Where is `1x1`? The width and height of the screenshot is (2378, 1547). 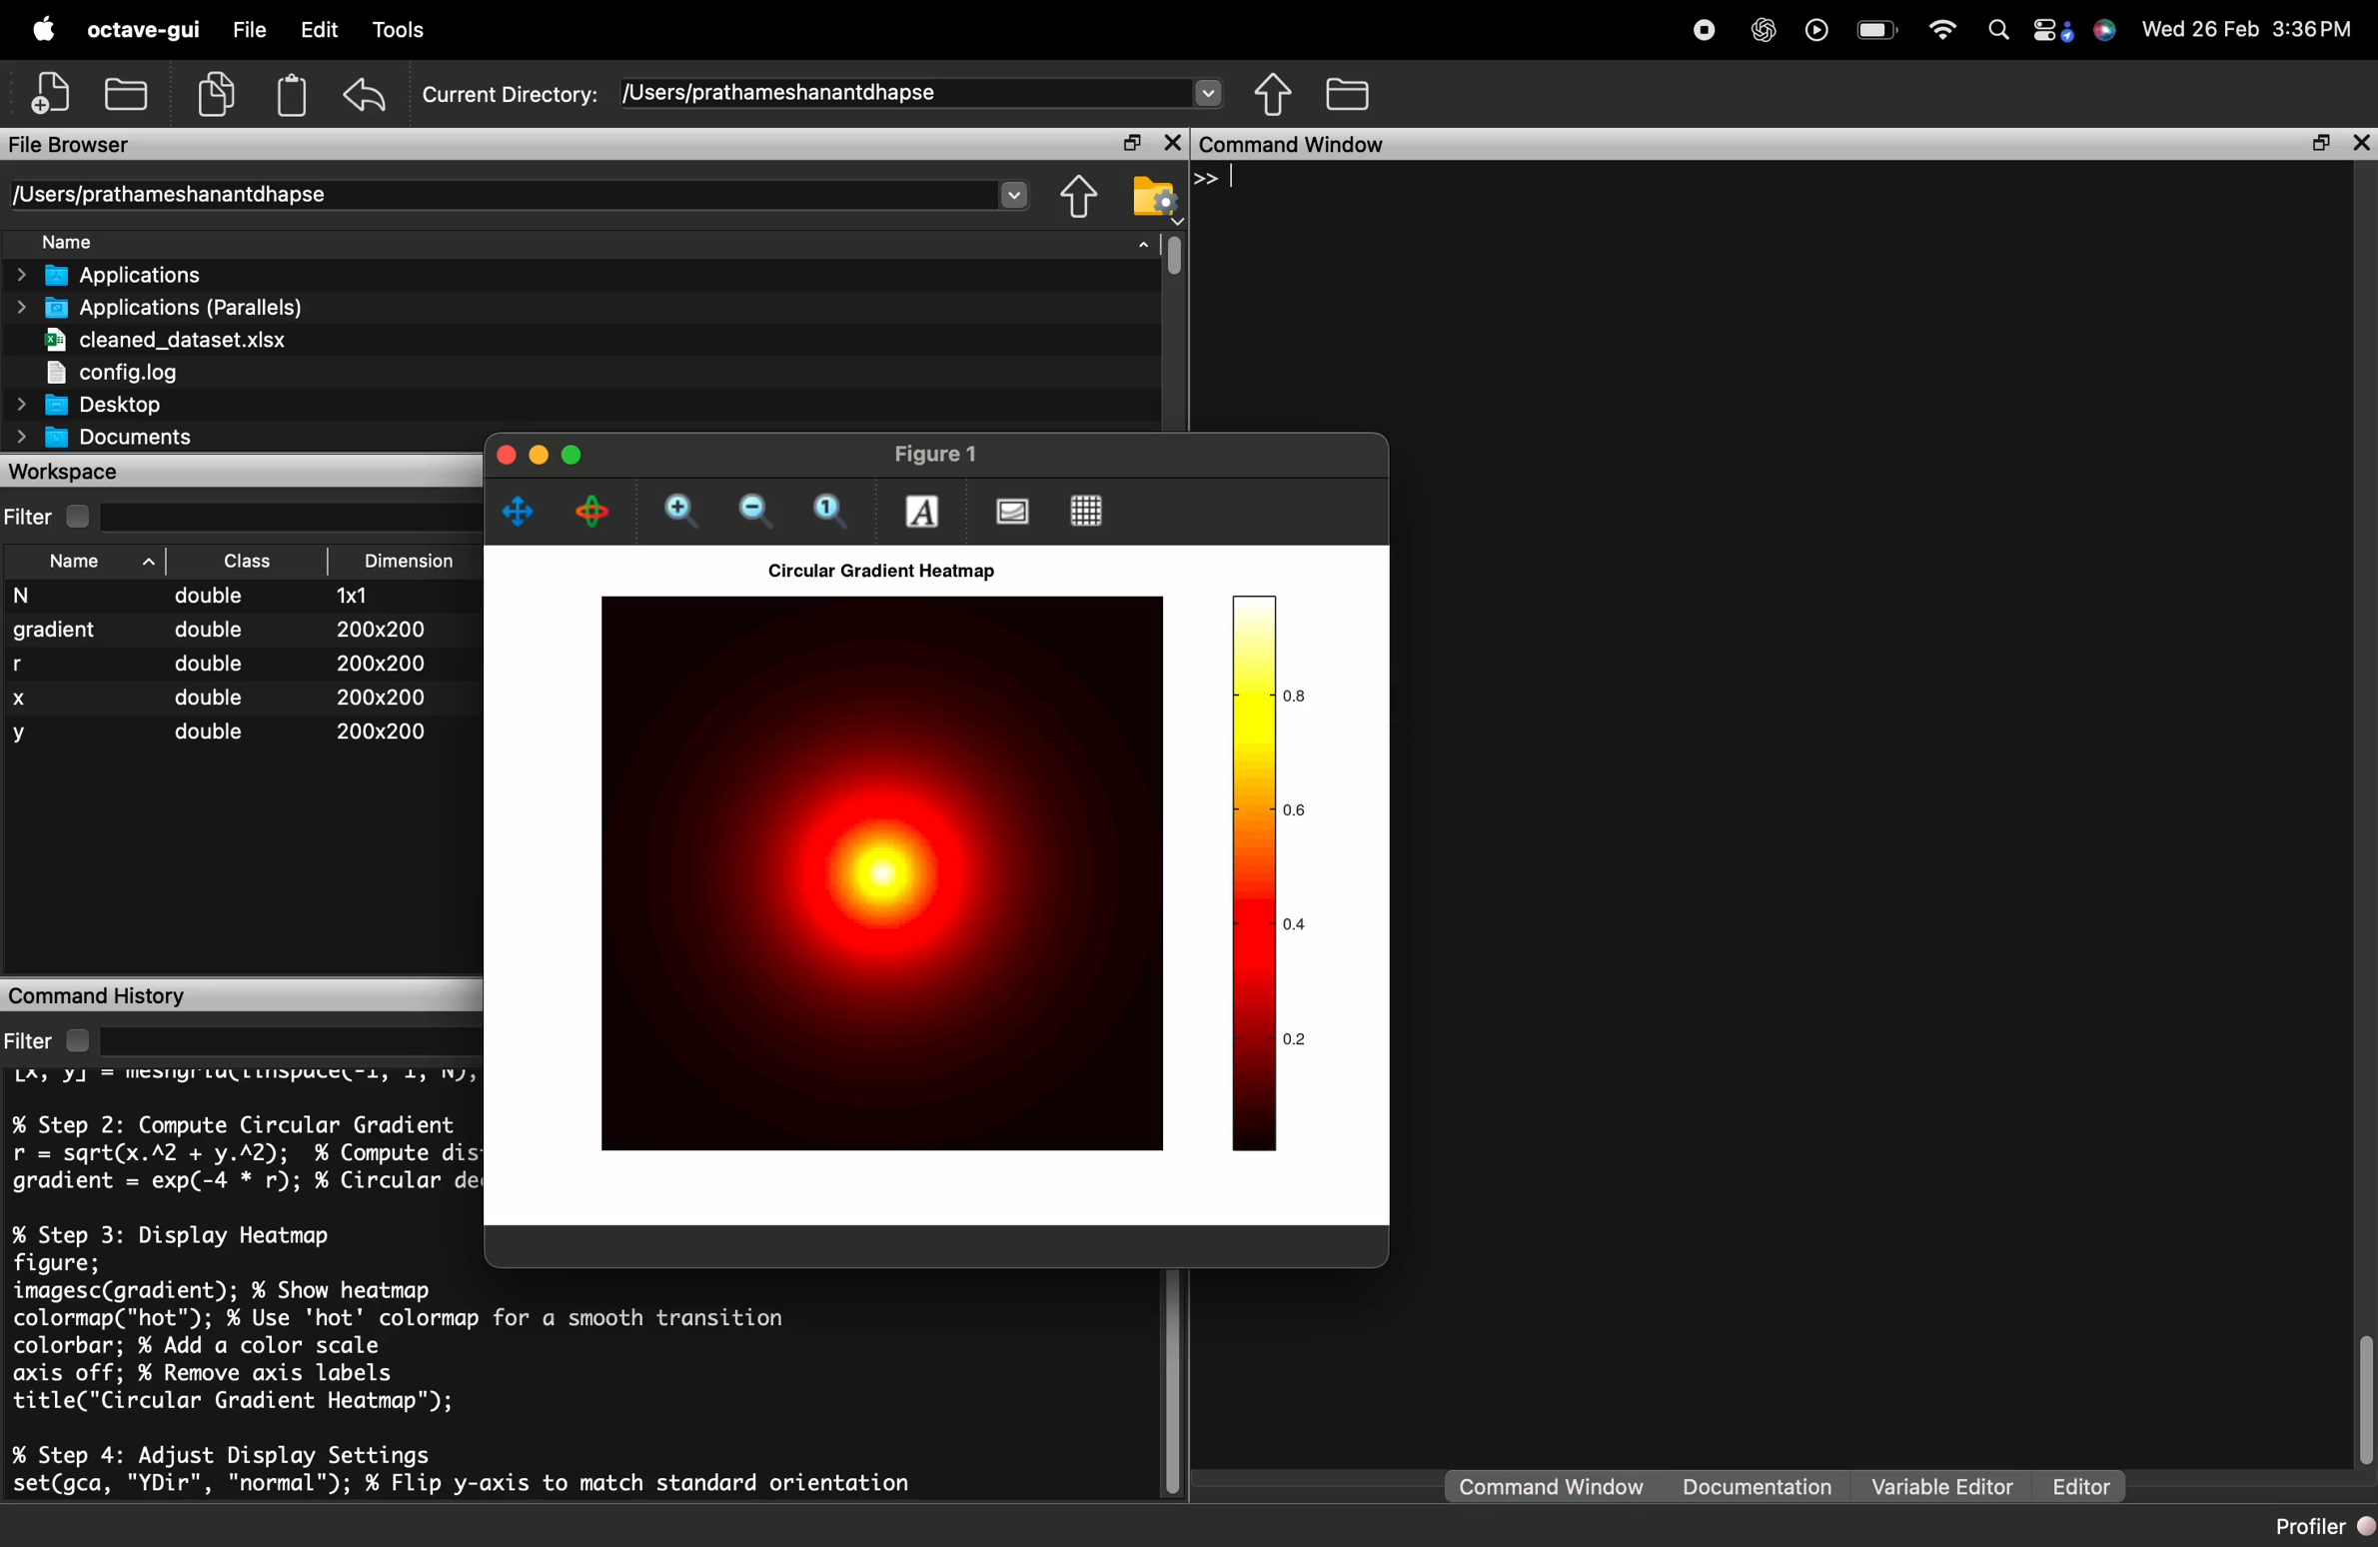 1x1 is located at coordinates (380, 596).